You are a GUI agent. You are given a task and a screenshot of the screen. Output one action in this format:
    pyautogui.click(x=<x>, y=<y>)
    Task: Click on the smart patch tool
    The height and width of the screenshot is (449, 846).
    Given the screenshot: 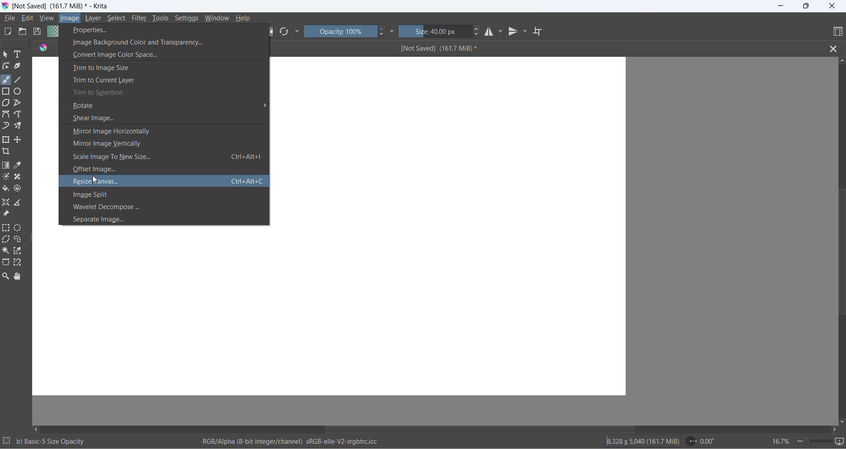 What is the action you would take?
    pyautogui.click(x=20, y=177)
    